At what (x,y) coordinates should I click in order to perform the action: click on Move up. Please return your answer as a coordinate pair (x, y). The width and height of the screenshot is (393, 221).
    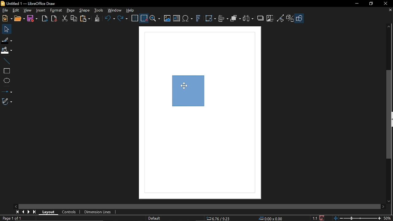
    Looking at the image, I should click on (389, 27).